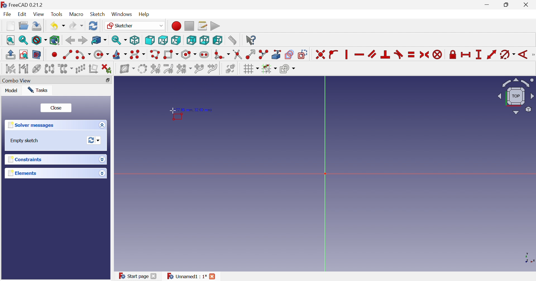 The height and width of the screenshot is (281, 536). I want to click on Constrain block, so click(437, 54).